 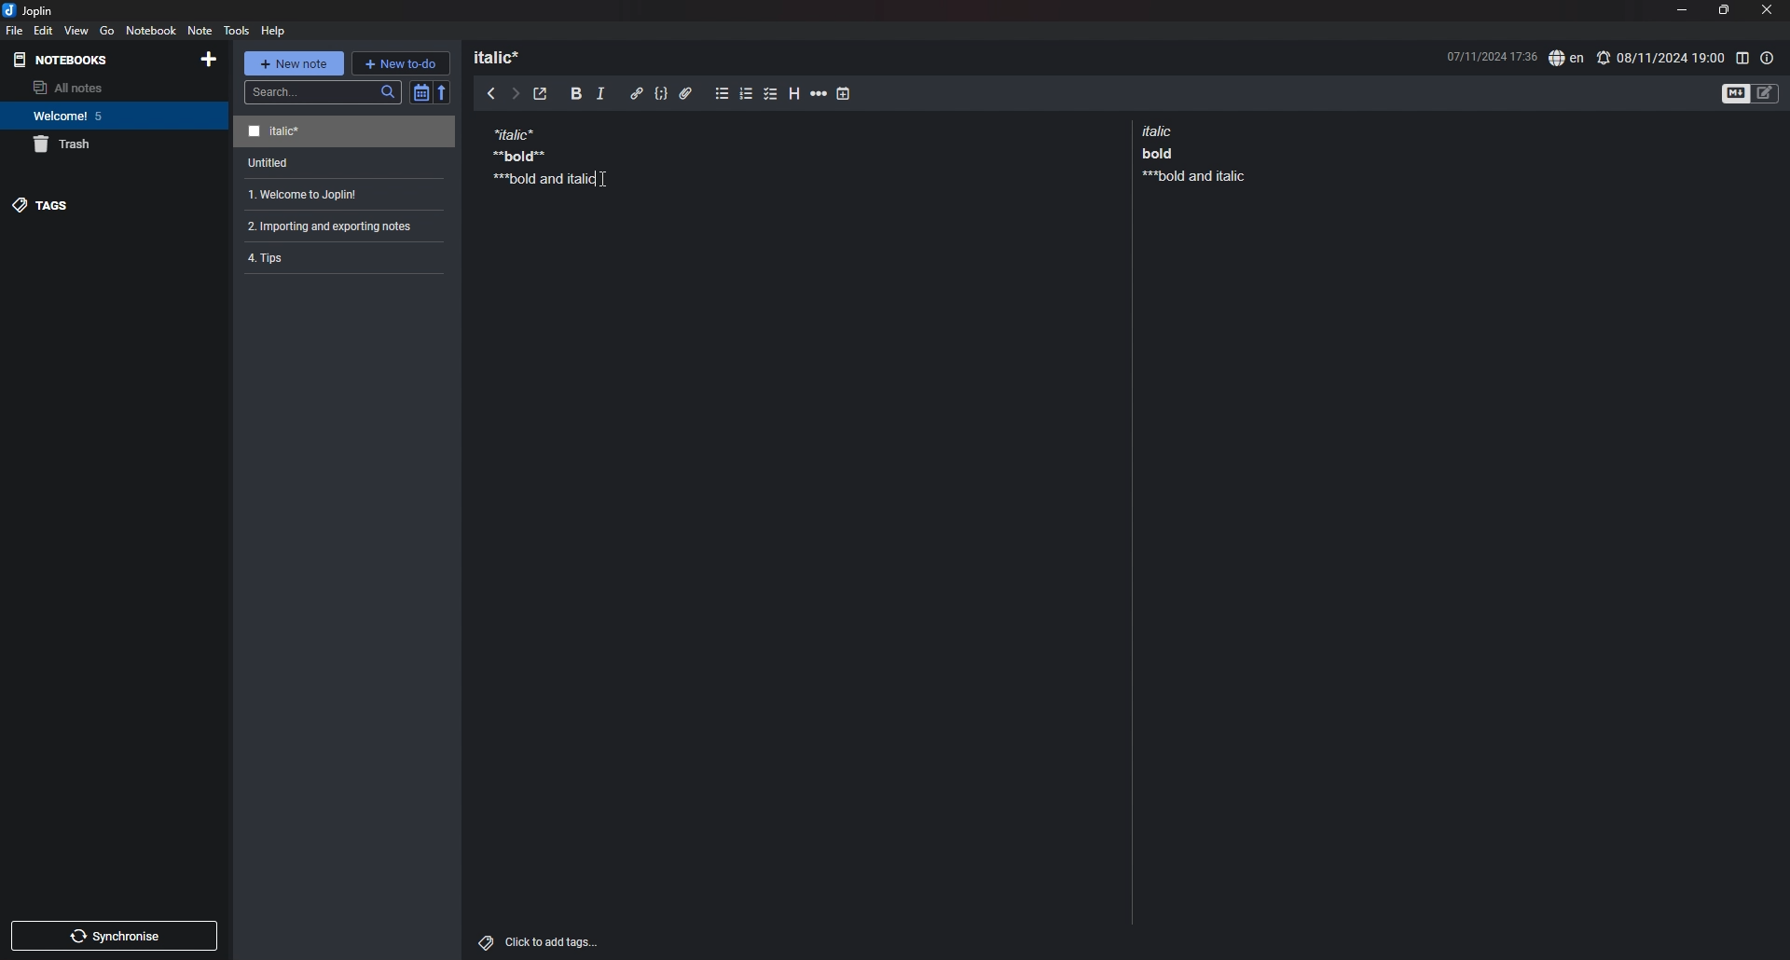 I want to click on resize, so click(x=1723, y=10).